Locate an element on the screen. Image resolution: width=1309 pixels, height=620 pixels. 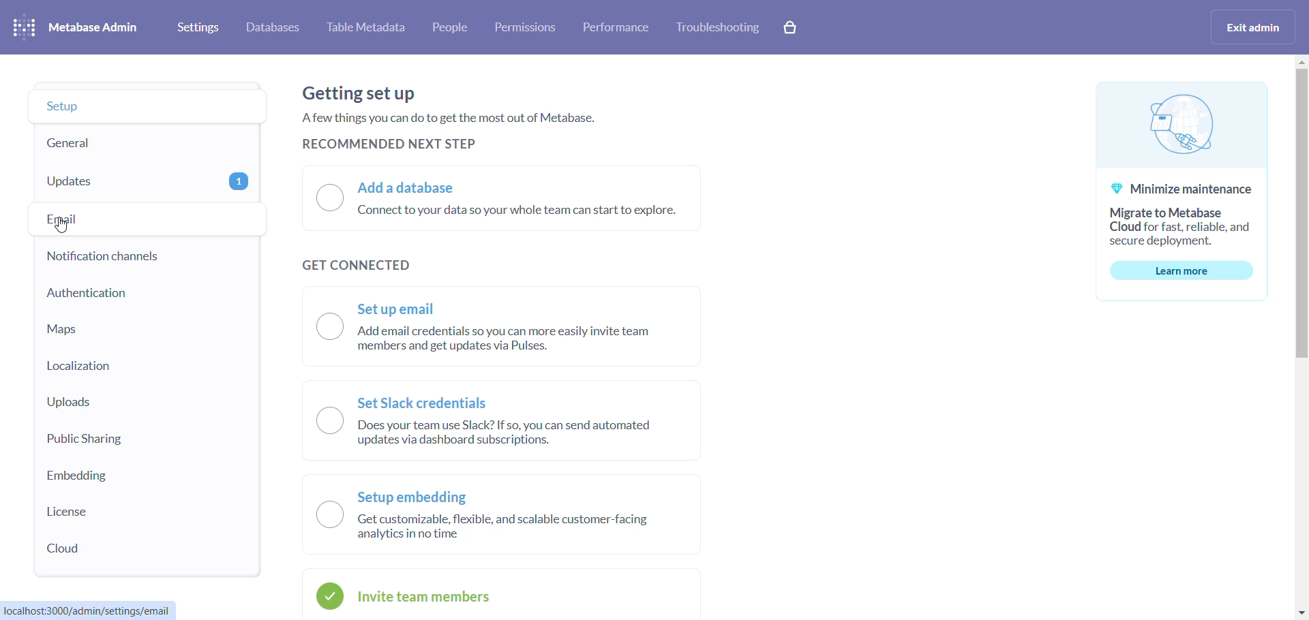
cloud is located at coordinates (123, 548).